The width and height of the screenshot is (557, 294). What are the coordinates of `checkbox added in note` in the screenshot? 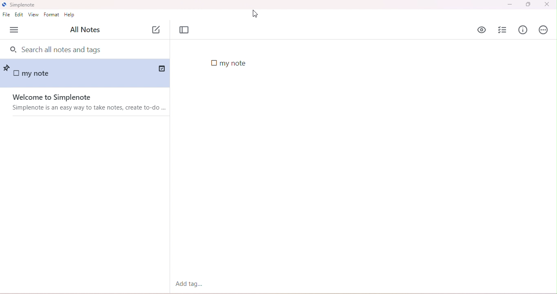 It's located at (230, 64).